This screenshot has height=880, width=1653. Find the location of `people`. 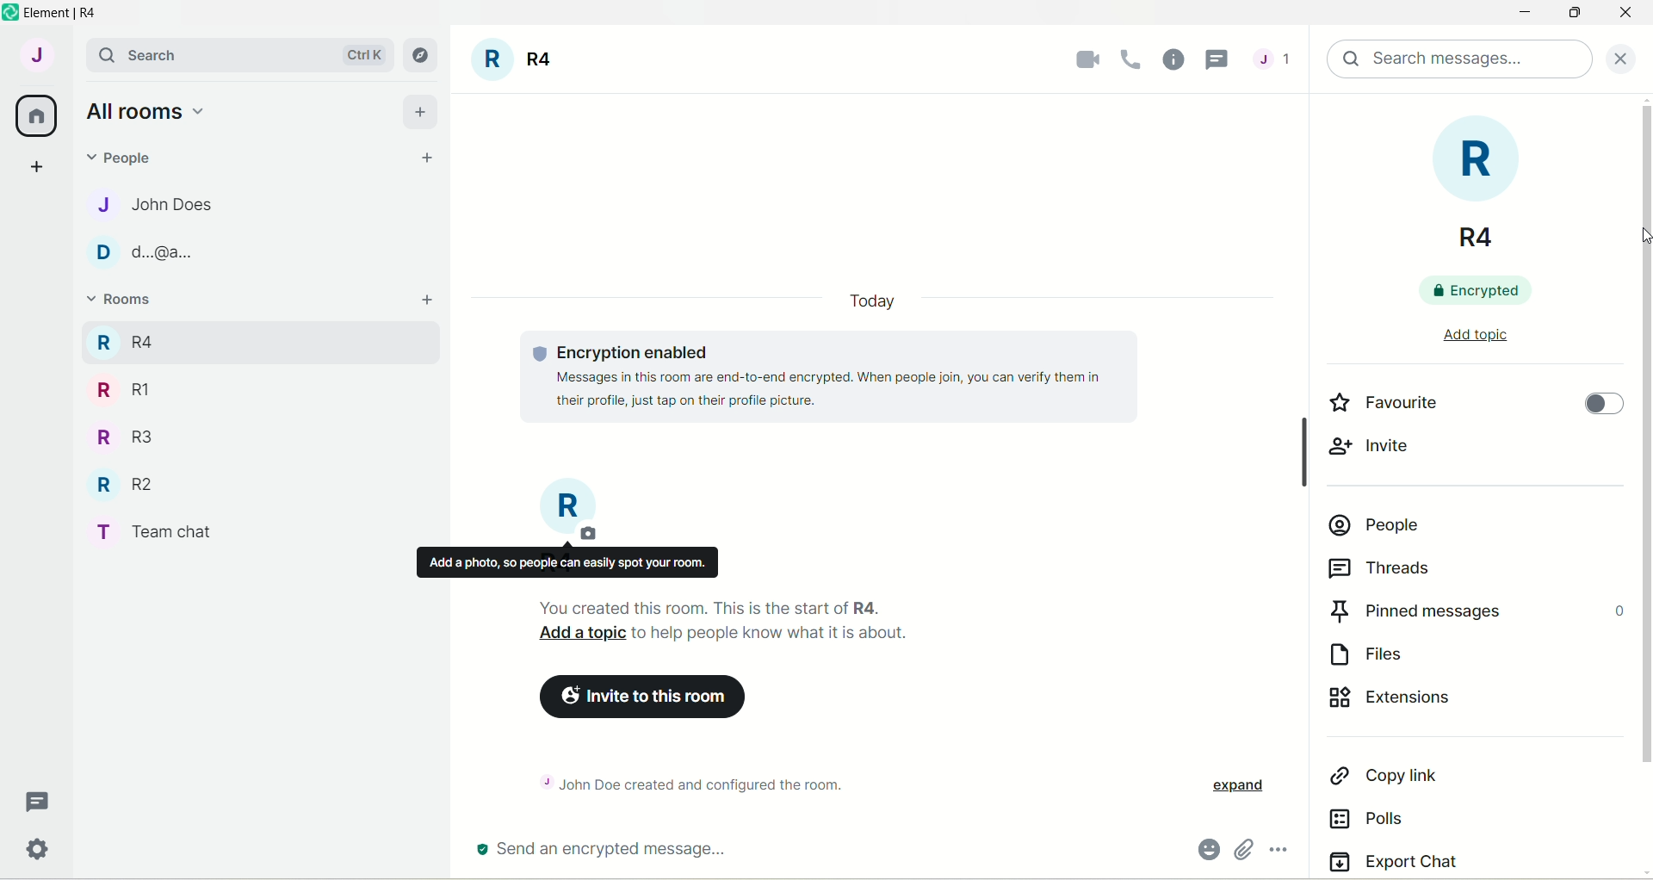

people is located at coordinates (126, 156).